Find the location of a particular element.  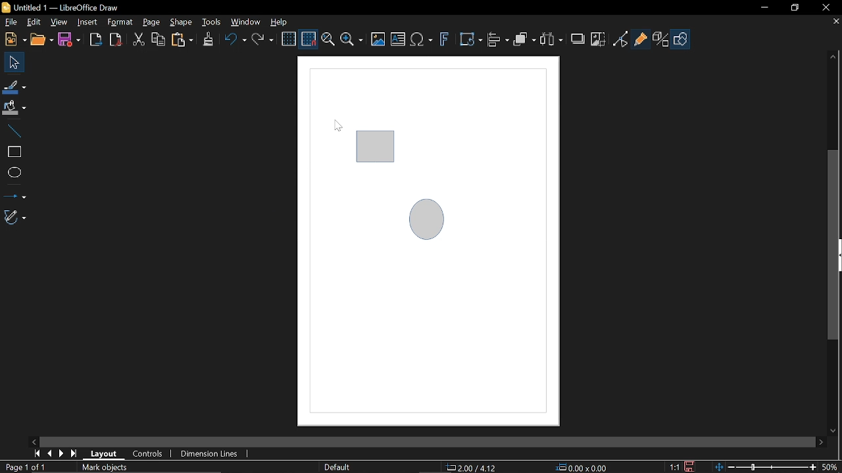

Insert equation is located at coordinates (423, 39).